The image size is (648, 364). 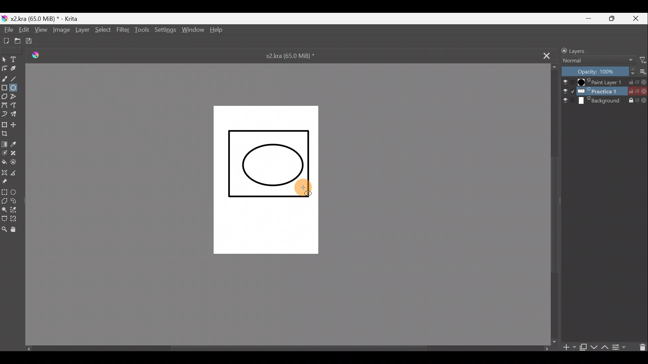 What do you see at coordinates (15, 162) in the screenshot?
I see `Enclose & fill tool` at bounding box center [15, 162].